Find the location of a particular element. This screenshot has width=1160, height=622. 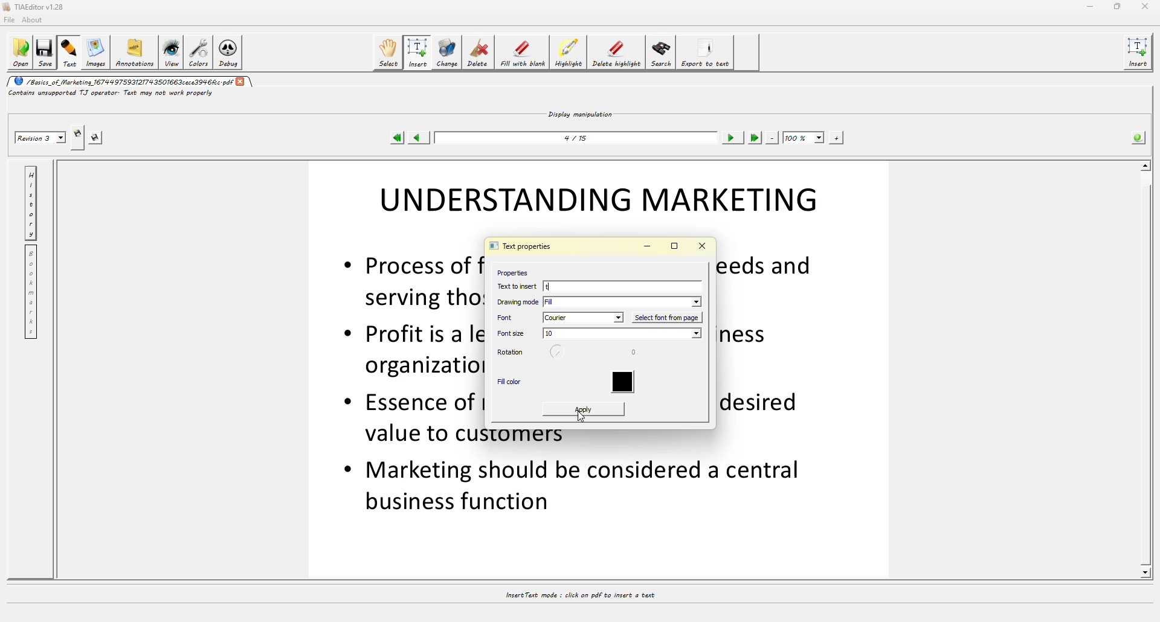

courier is located at coordinates (584, 318).